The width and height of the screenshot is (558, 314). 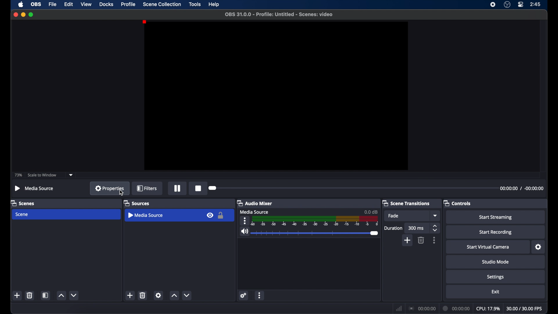 I want to click on moreoptions, so click(x=260, y=296).